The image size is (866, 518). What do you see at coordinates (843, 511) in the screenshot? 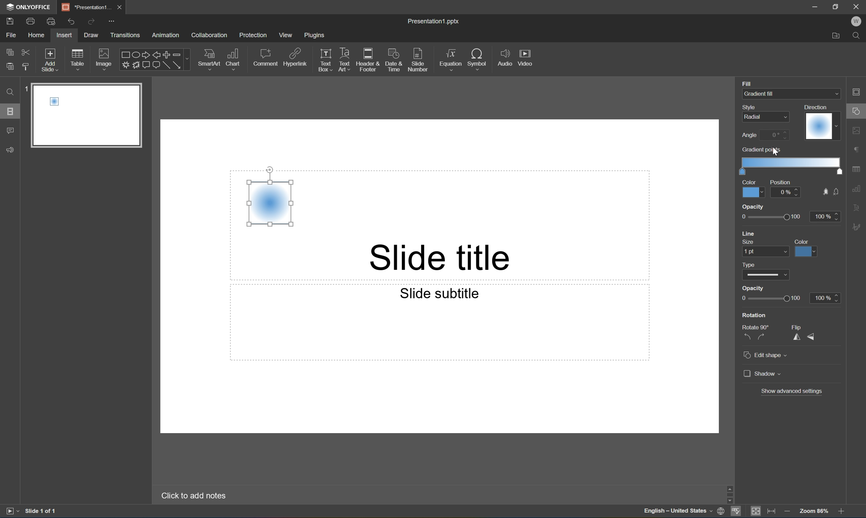
I see `Zoom in` at bounding box center [843, 511].